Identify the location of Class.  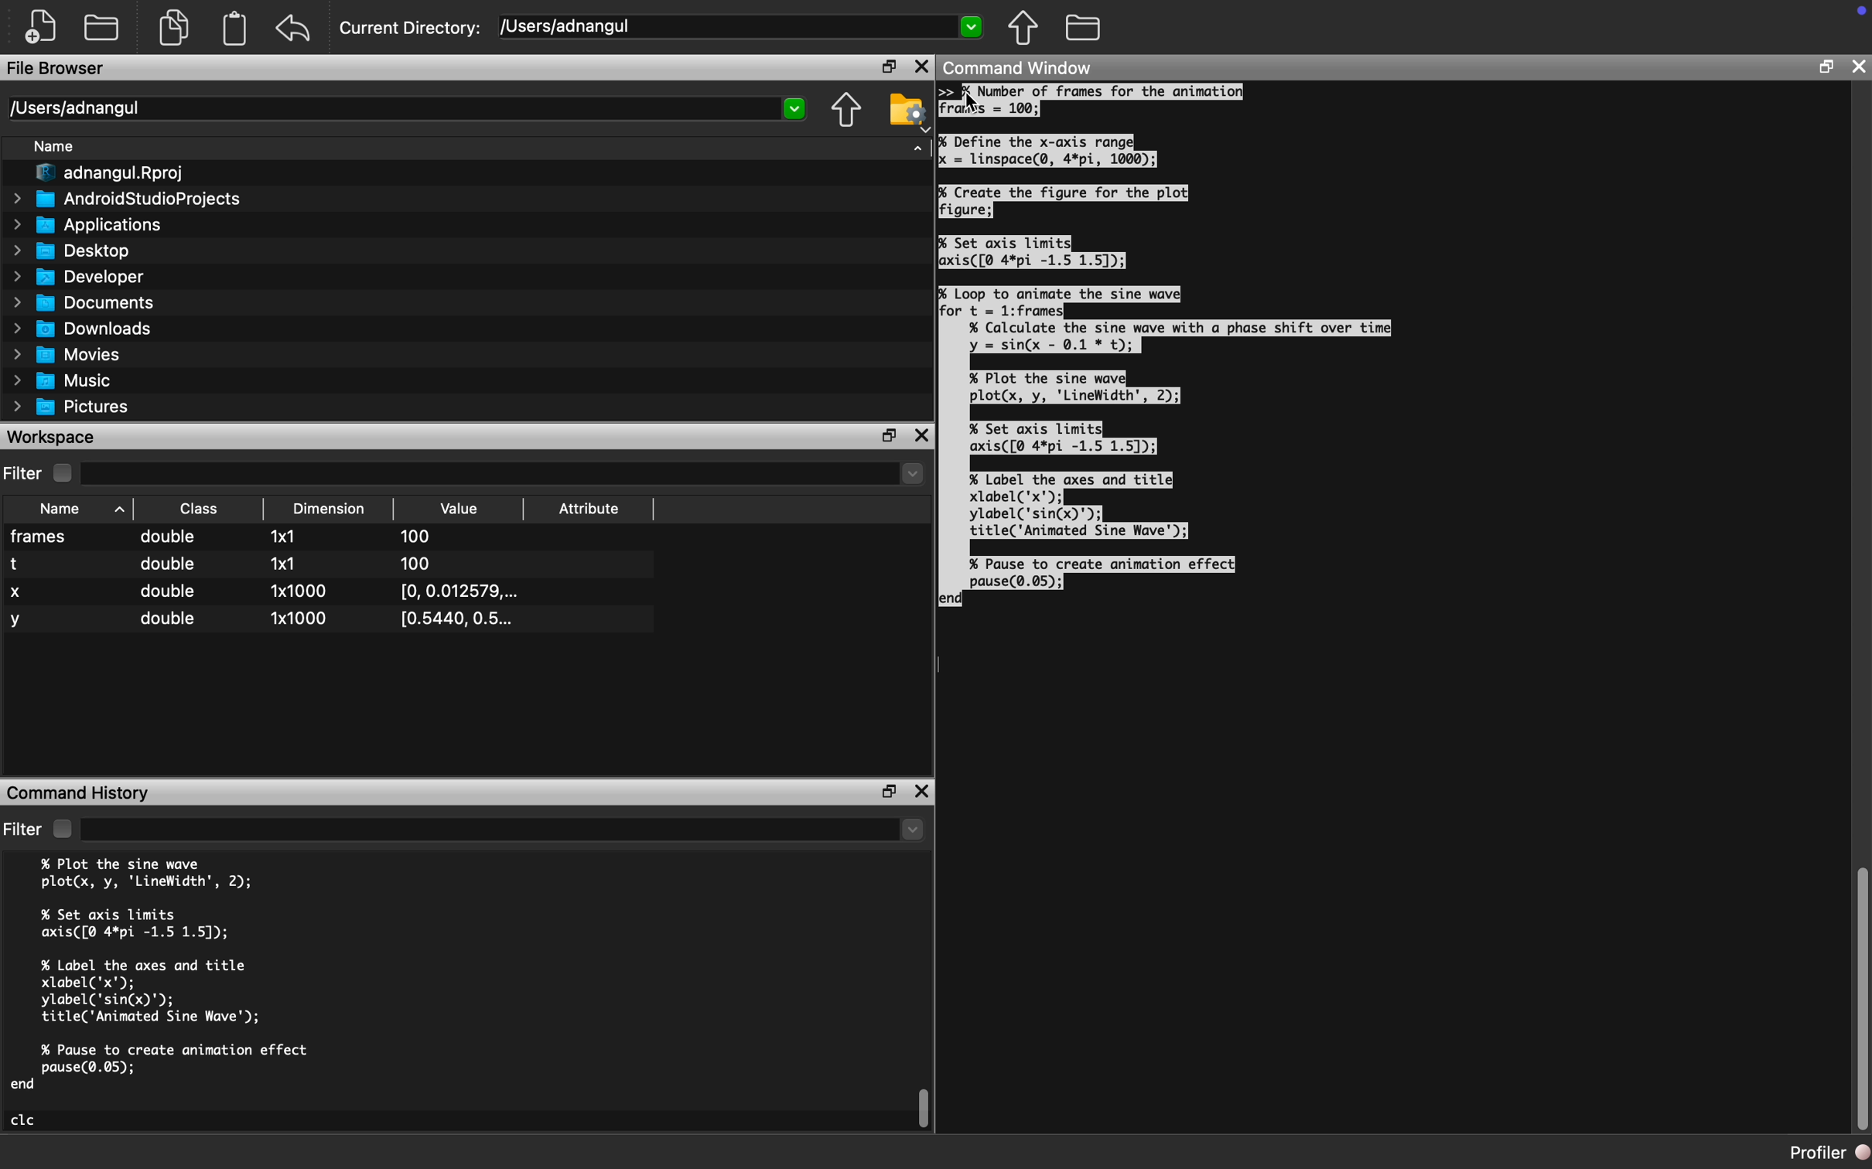
(197, 510).